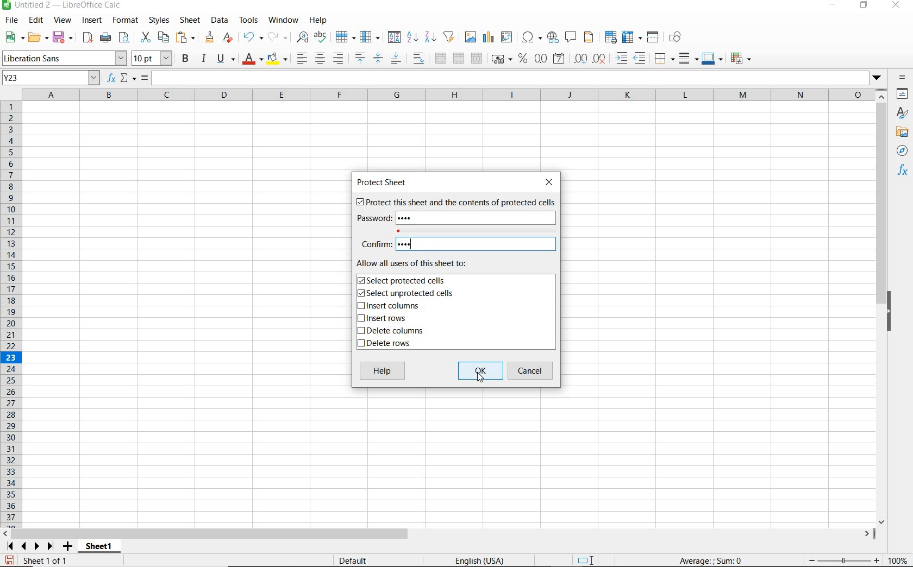  Describe the element at coordinates (408, 218) in the screenshot. I see `PASSWORD ADDED` at that location.